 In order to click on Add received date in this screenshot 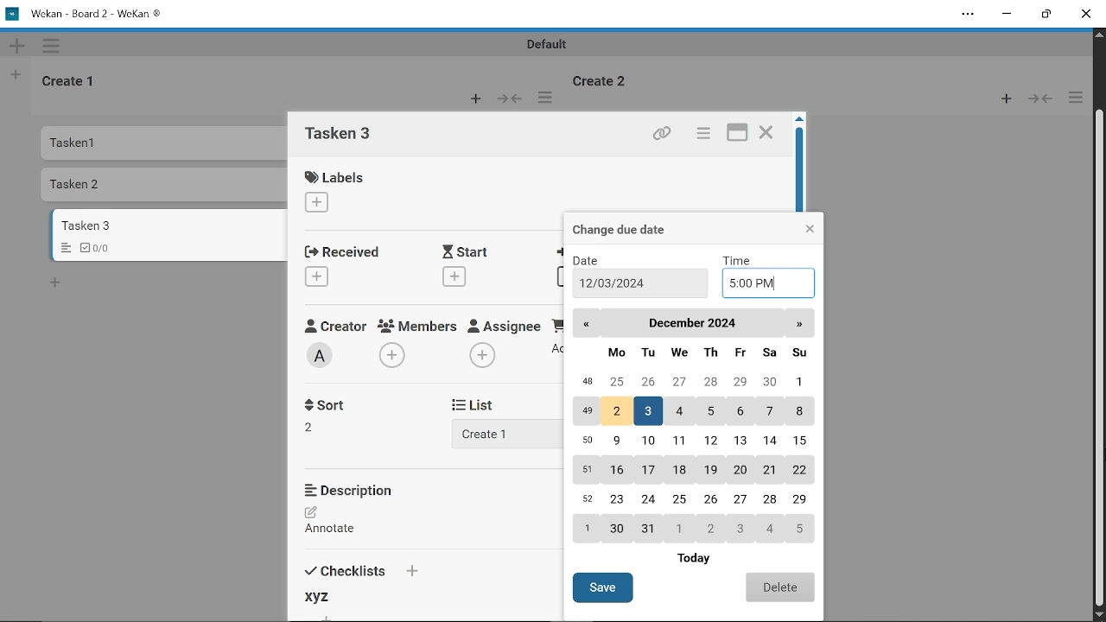, I will do `click(318, 276)`.